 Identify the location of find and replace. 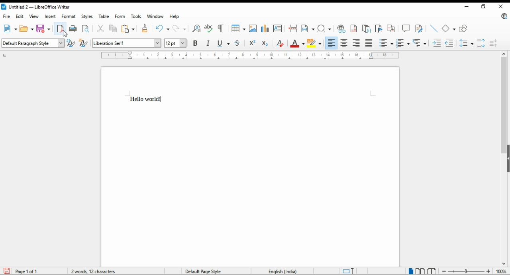
(195, 28).